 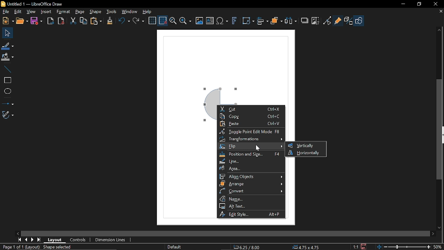 I want to click on Zoom, so click(x=185, y=20).